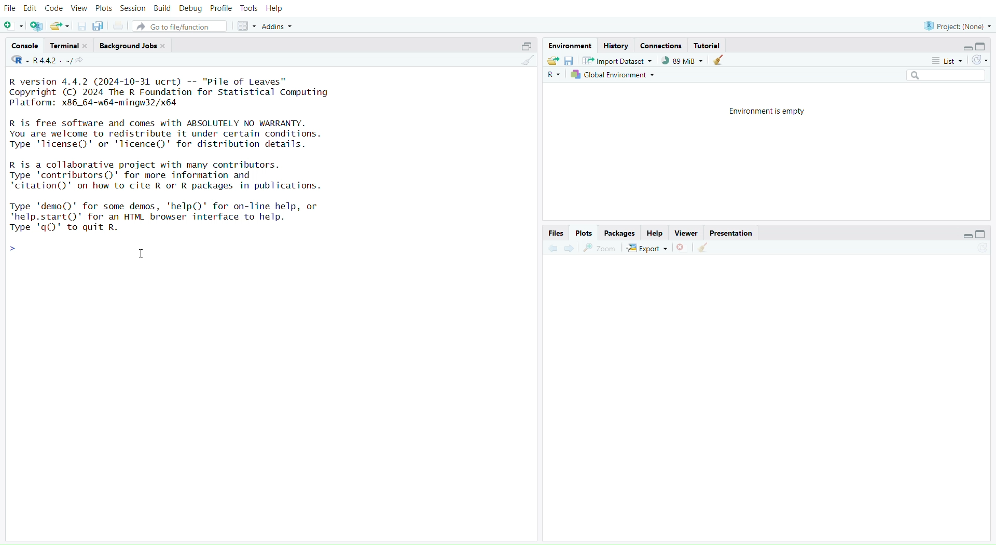  Describe the element at coordinates (51, 62) in the screenshot. I see `R 4.4.2~/` at that location.